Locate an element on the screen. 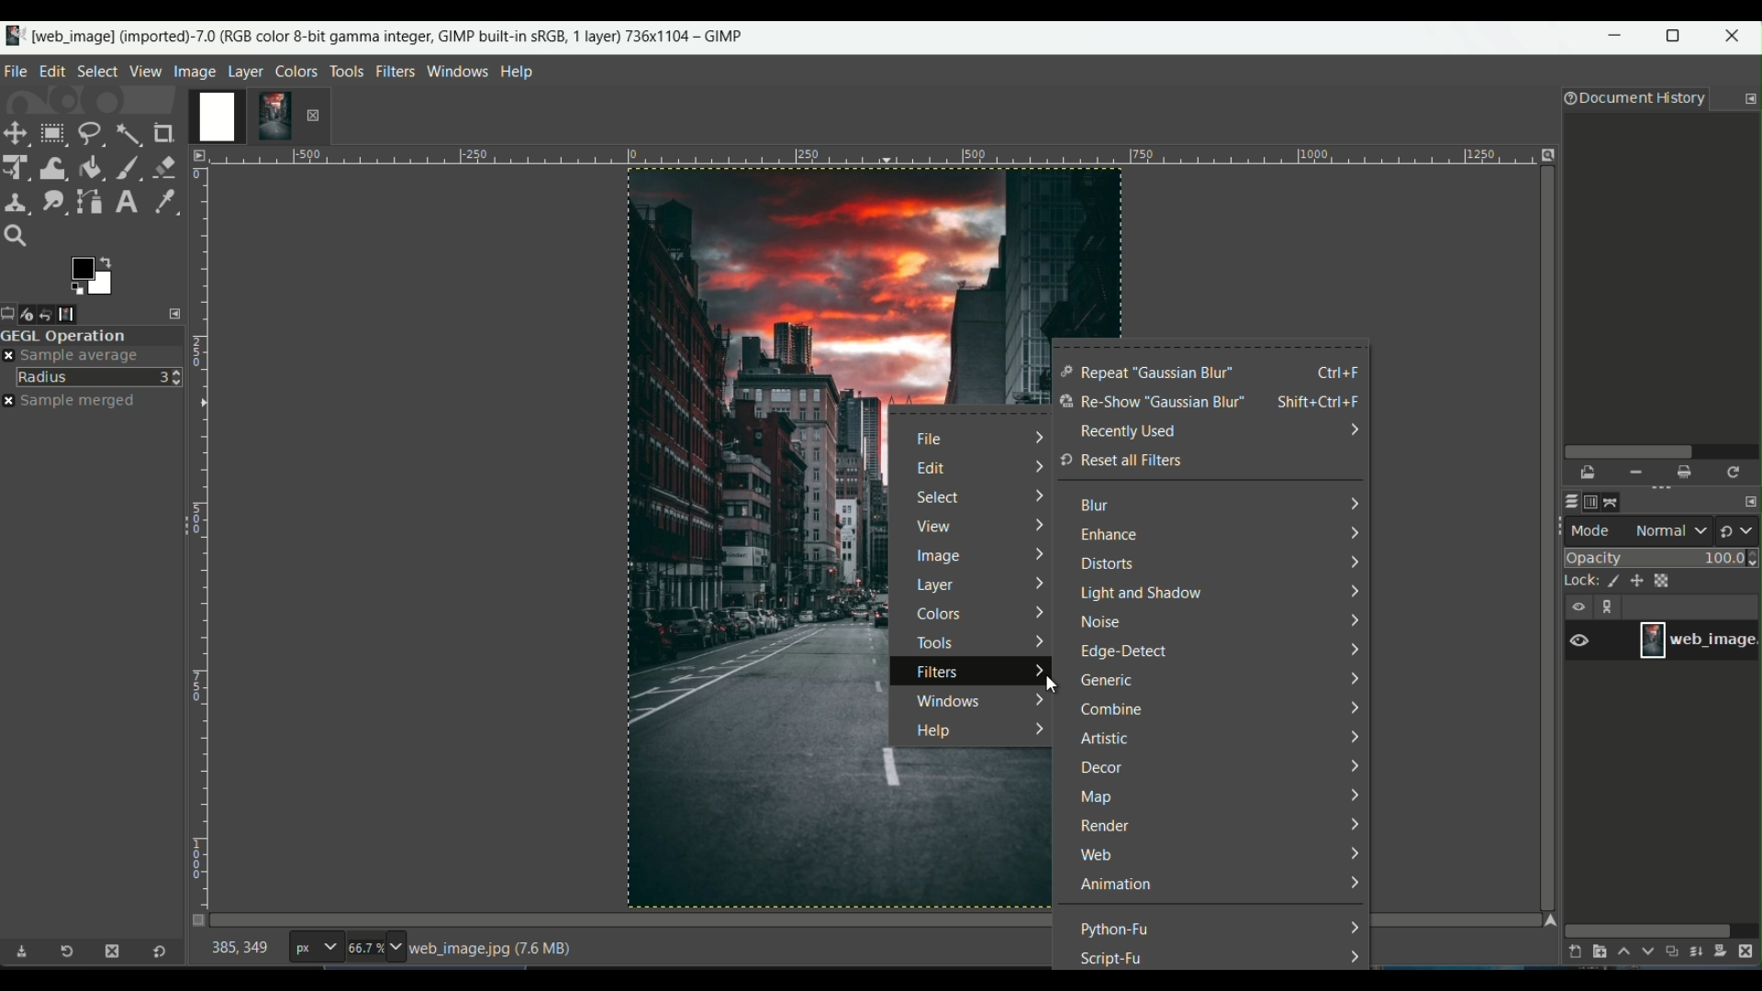 The width and height of the screenshot is (1762, 991). tools tab is located at coordinates (346, 71).